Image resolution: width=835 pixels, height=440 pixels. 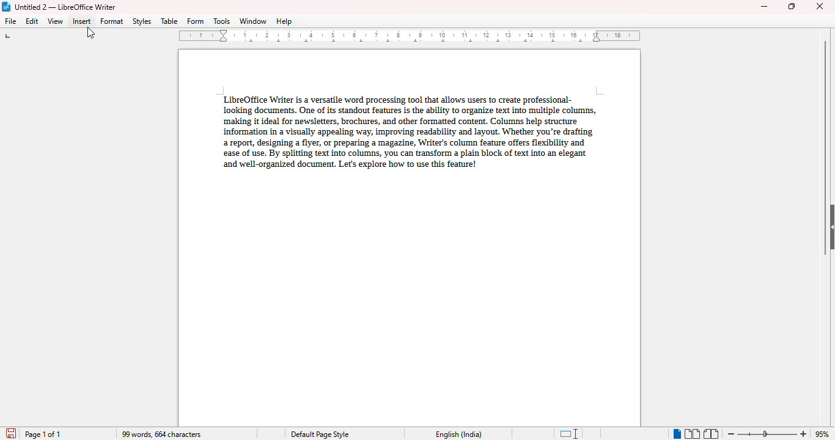 I want to click on help, so click(x=284, y=21).